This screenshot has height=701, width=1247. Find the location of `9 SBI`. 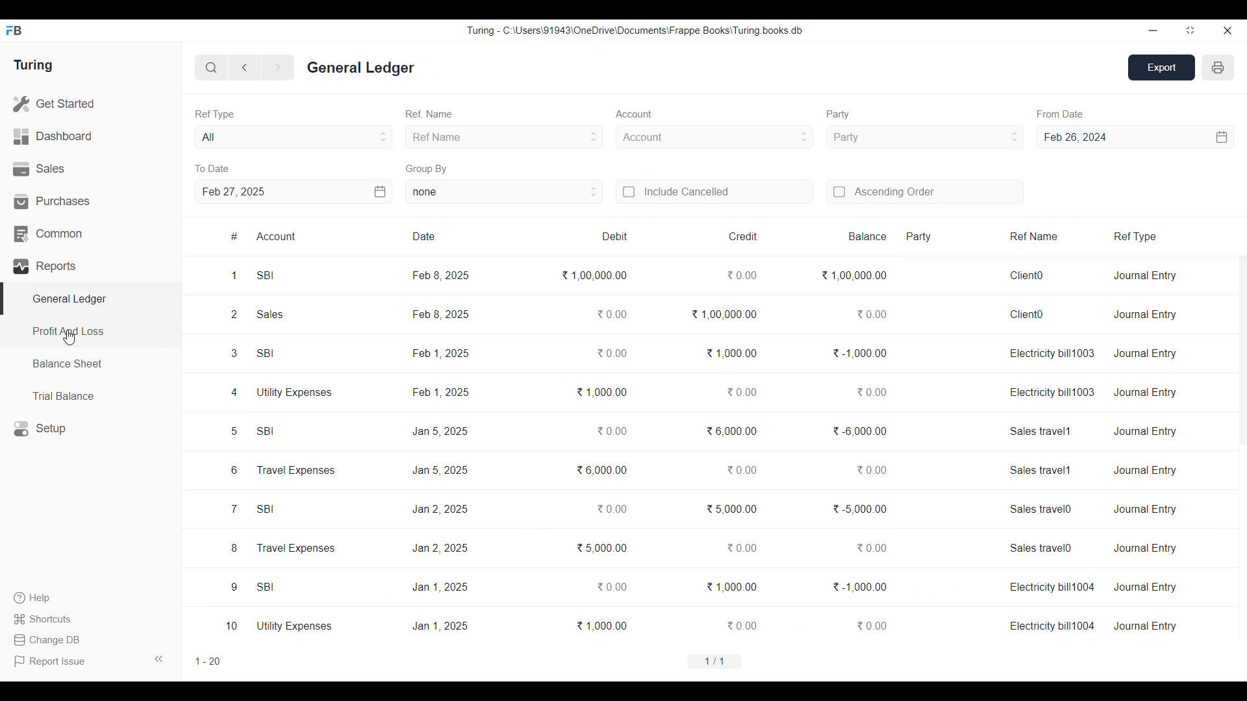

9 SBI is located at coordinates (253, 586).